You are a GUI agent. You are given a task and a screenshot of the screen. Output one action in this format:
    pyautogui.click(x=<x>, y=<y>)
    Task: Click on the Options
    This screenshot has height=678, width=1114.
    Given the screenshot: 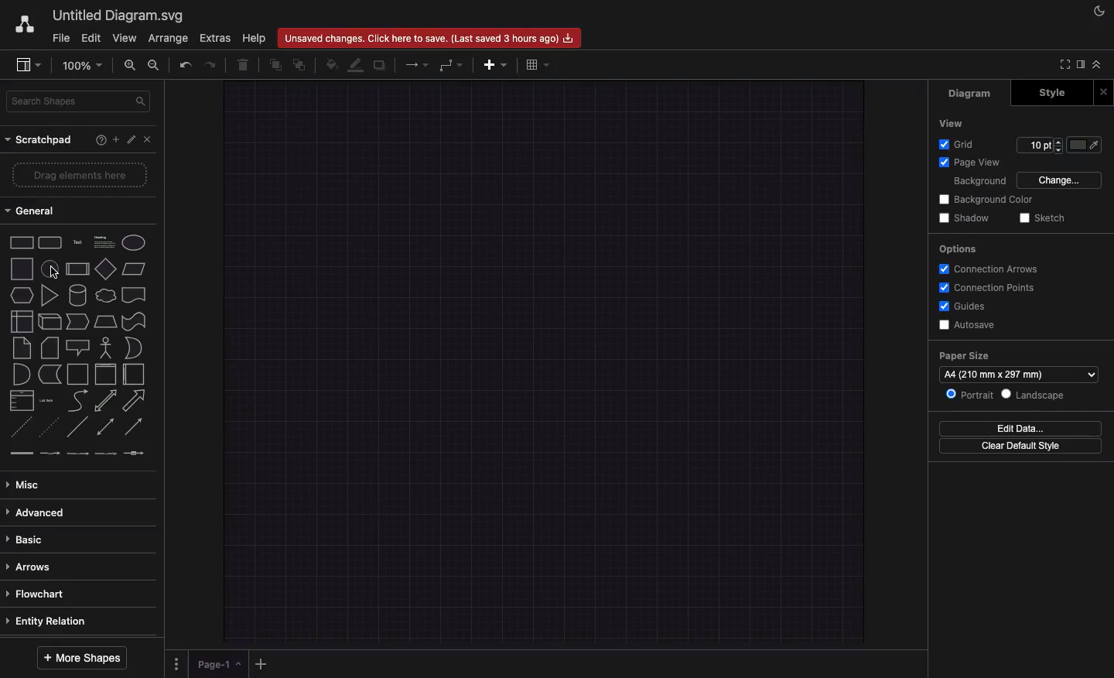 What is the action you would take?
    pyautogui.click(x=956, y=248)
    